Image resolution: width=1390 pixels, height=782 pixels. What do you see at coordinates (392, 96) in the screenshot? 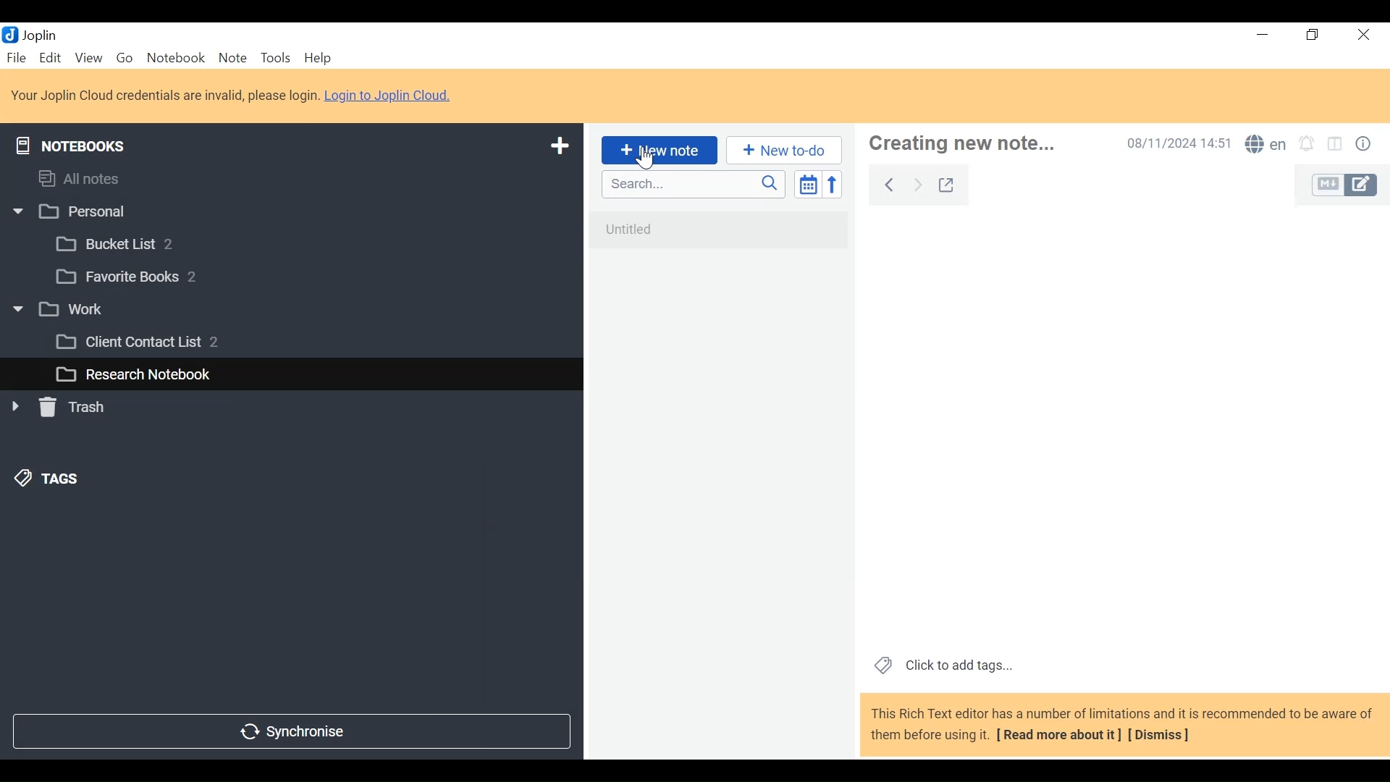
I see `Login to Joplin Cloud` at bounding box center [392, 96].